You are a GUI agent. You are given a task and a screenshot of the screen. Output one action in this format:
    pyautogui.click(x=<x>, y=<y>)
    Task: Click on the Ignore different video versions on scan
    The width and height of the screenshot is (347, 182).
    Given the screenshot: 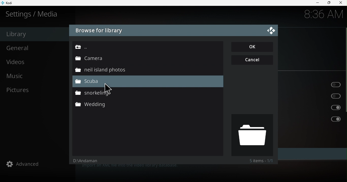 What is the action you would take?
    pyautogui.click(x=313, y=108)
    